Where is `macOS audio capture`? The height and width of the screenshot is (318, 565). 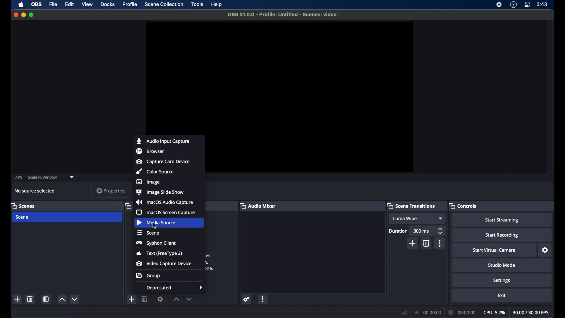
macOS audio capture is located at coordinates (164, 202).